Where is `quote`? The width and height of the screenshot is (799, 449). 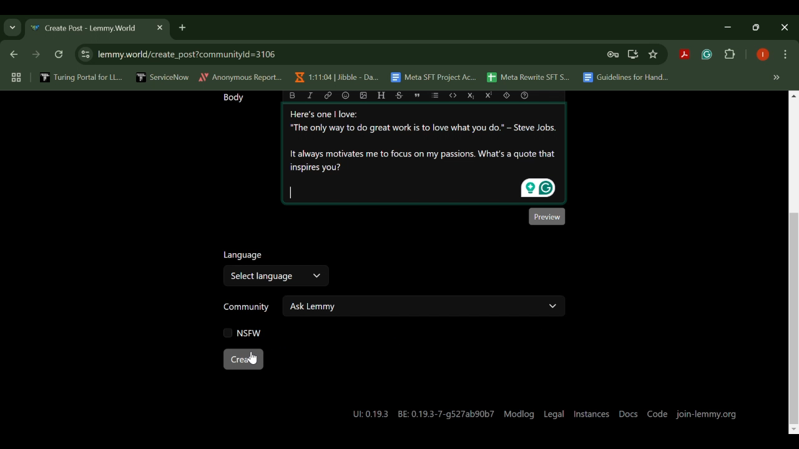 quote is located at coordinates (416, 95).